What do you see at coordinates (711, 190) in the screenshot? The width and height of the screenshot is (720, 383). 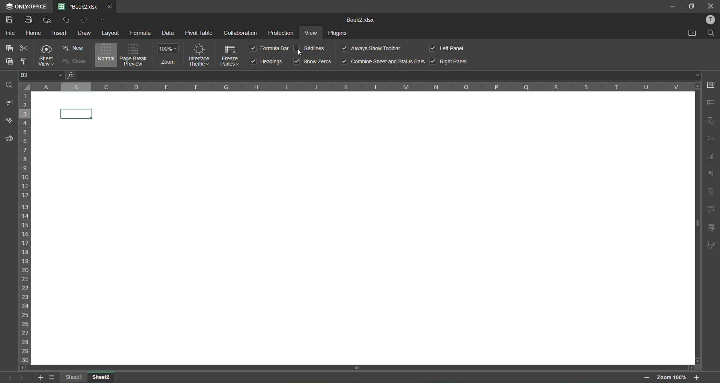 I see `text` at bounding box center [711, 190].